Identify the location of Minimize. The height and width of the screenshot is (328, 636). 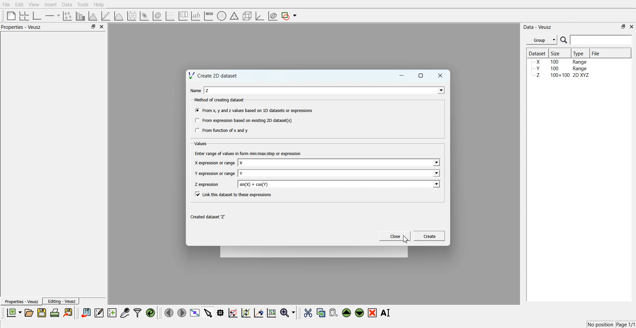
(401, 76).